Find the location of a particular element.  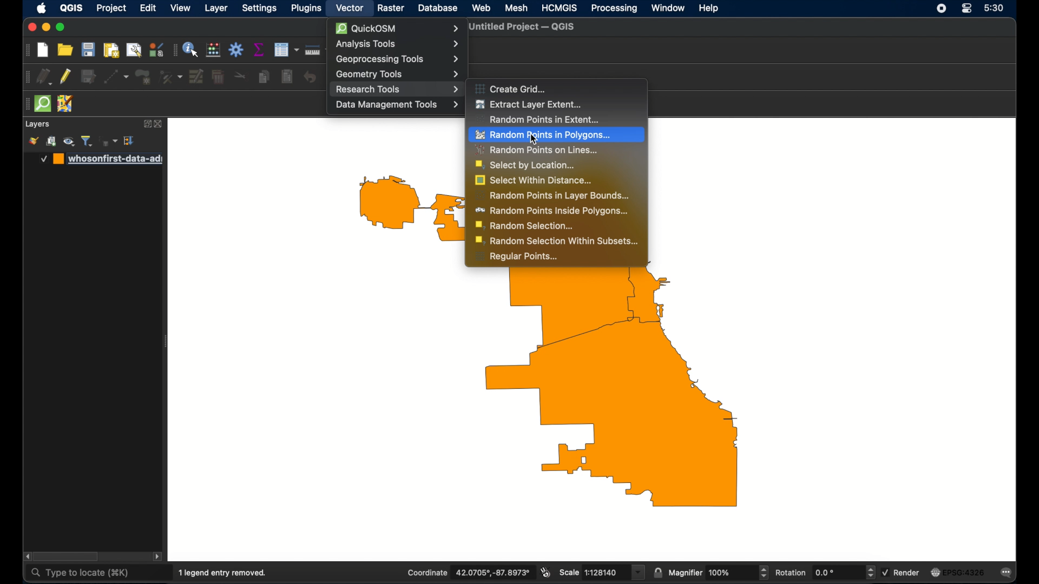

copy feature is located at coordinates (264, 77).